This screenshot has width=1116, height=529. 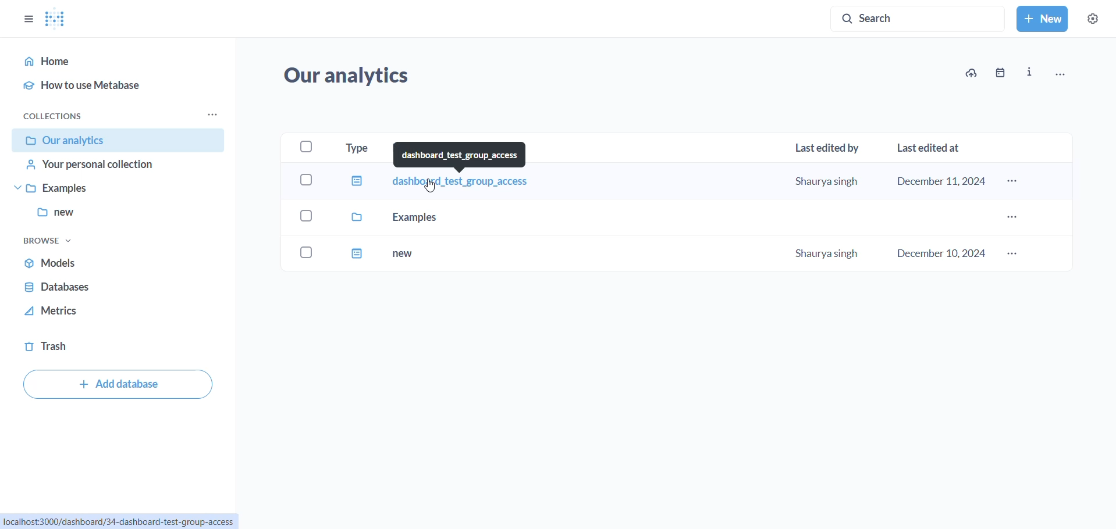 I want to click on browse, so click(x=55, y=243).